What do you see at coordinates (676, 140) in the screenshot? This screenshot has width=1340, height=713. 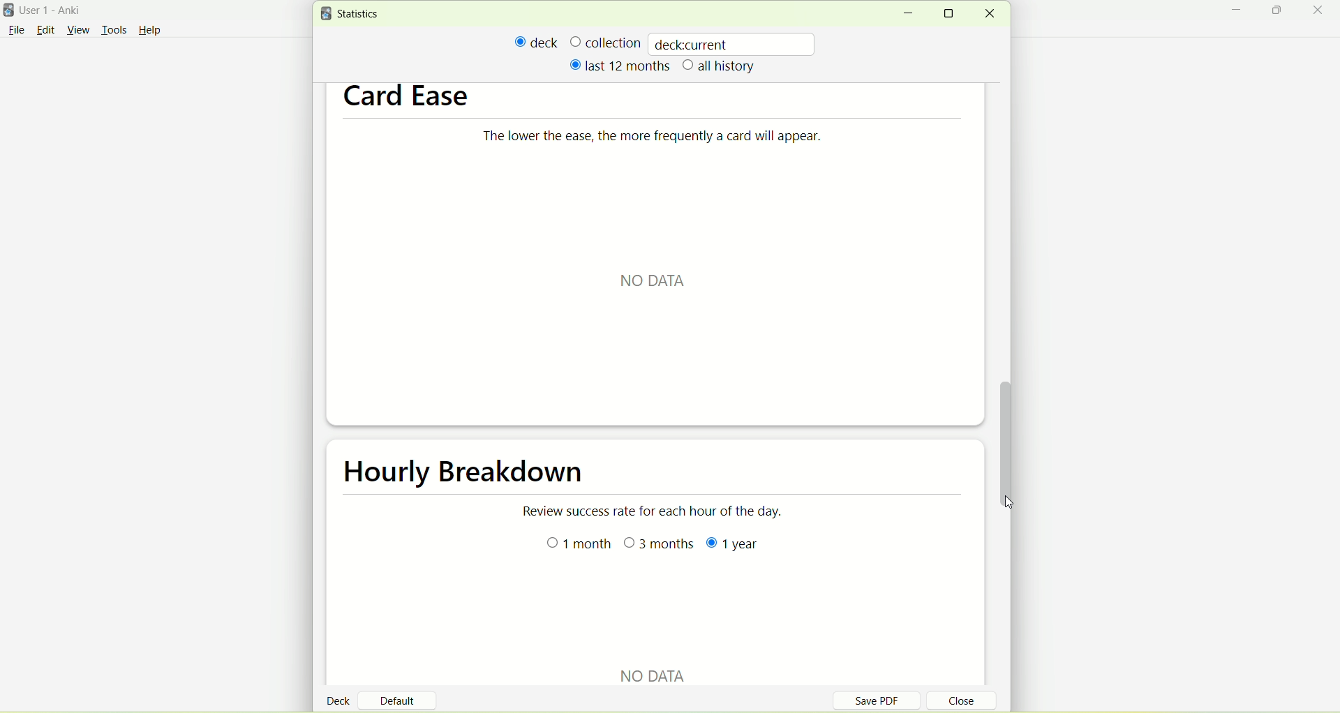 I see `The lower the ease, the more frequently a card will appear.` at bounding box center [676, 140].